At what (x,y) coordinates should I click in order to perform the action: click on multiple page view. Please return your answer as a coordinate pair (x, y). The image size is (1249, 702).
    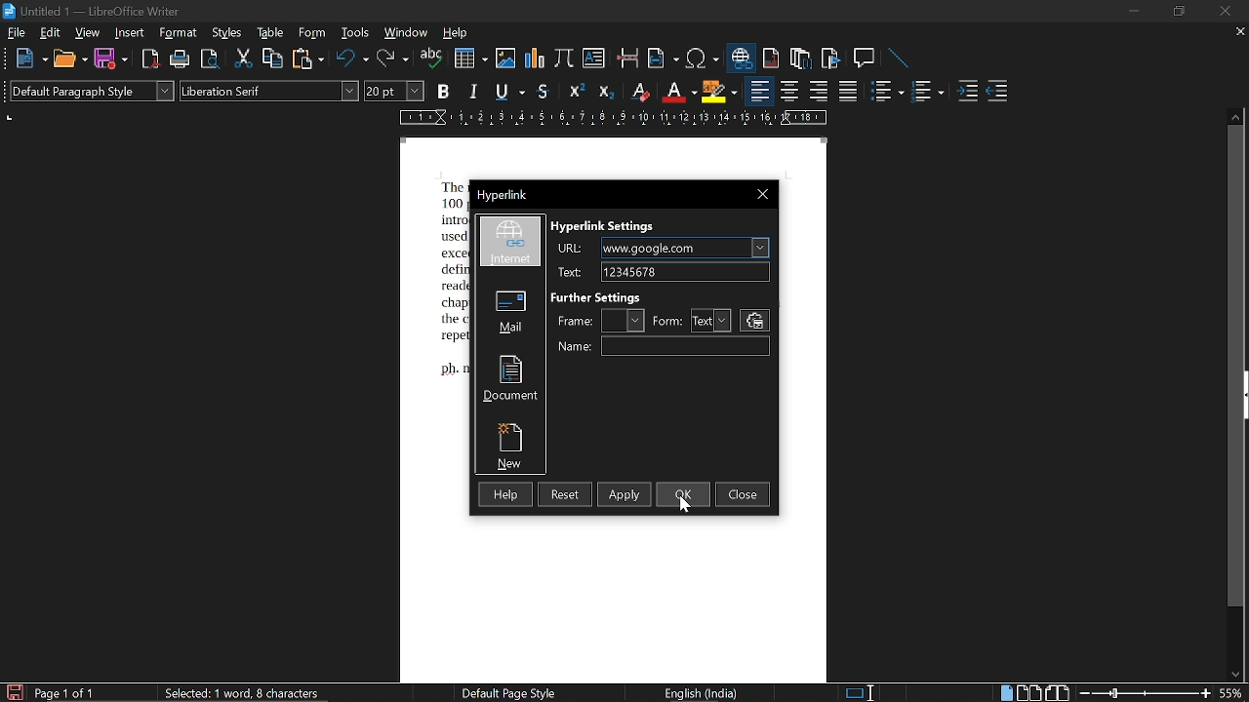
    Looking at the image, I should click on (1029, 693).